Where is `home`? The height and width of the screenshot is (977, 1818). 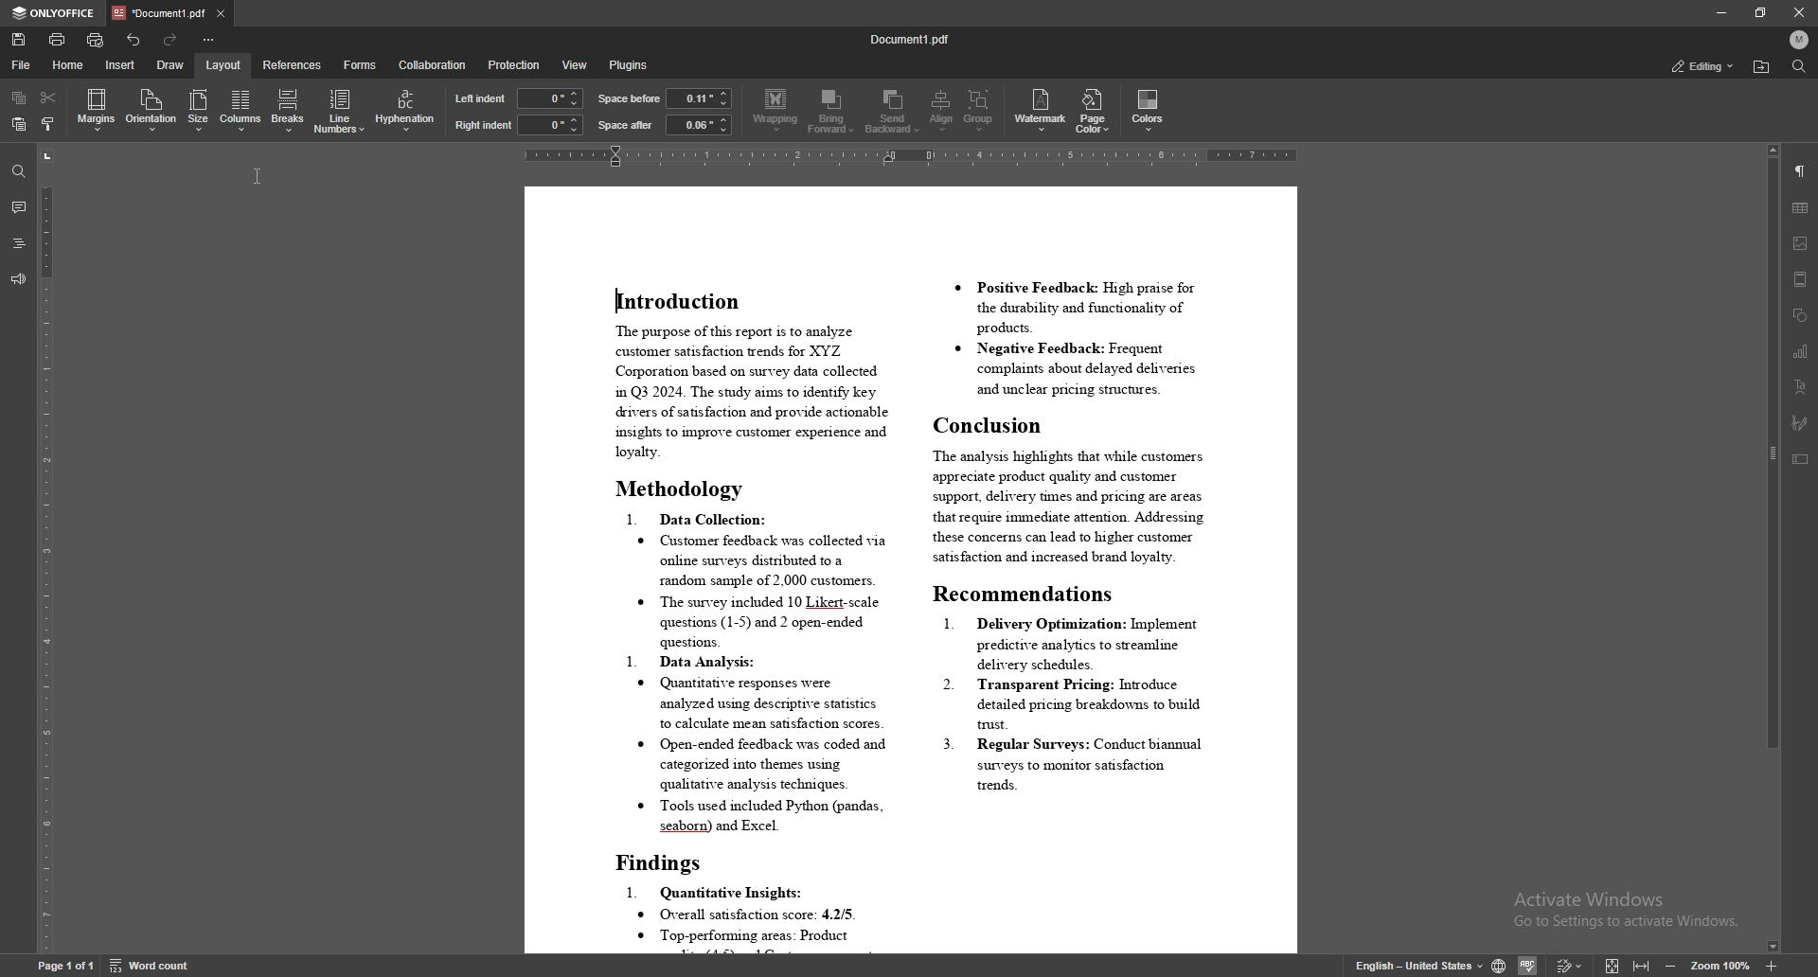 home is located at coordinates (69, 64).